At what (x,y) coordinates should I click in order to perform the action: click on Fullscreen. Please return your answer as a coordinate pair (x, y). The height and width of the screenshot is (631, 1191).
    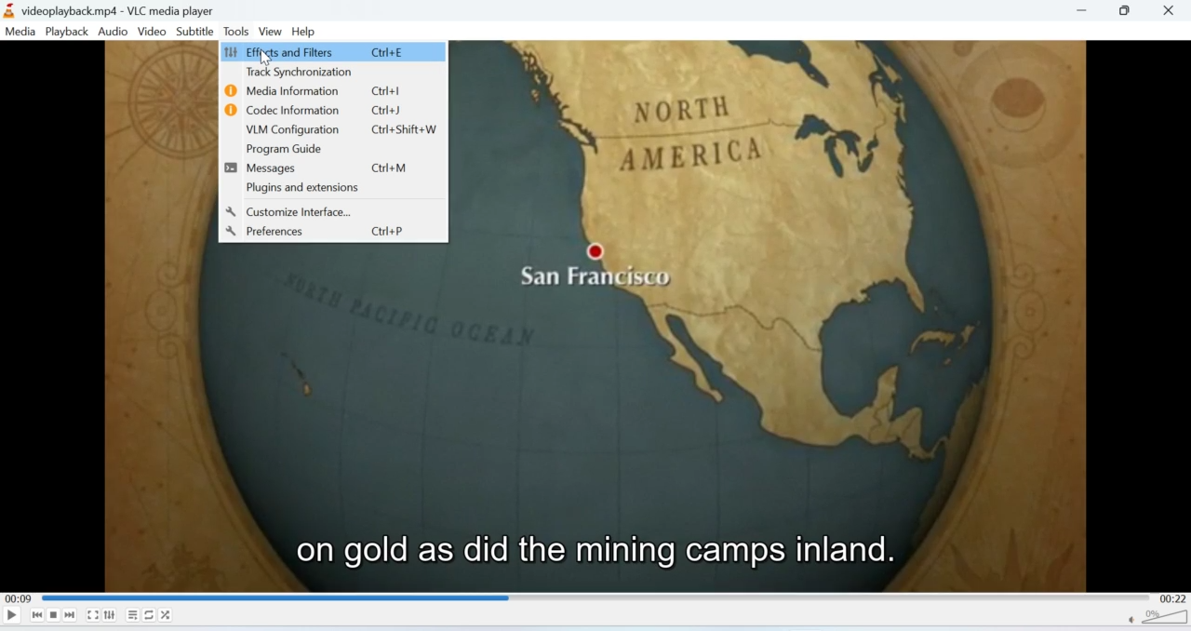
    Looking at the image, I should click on (93, 616).